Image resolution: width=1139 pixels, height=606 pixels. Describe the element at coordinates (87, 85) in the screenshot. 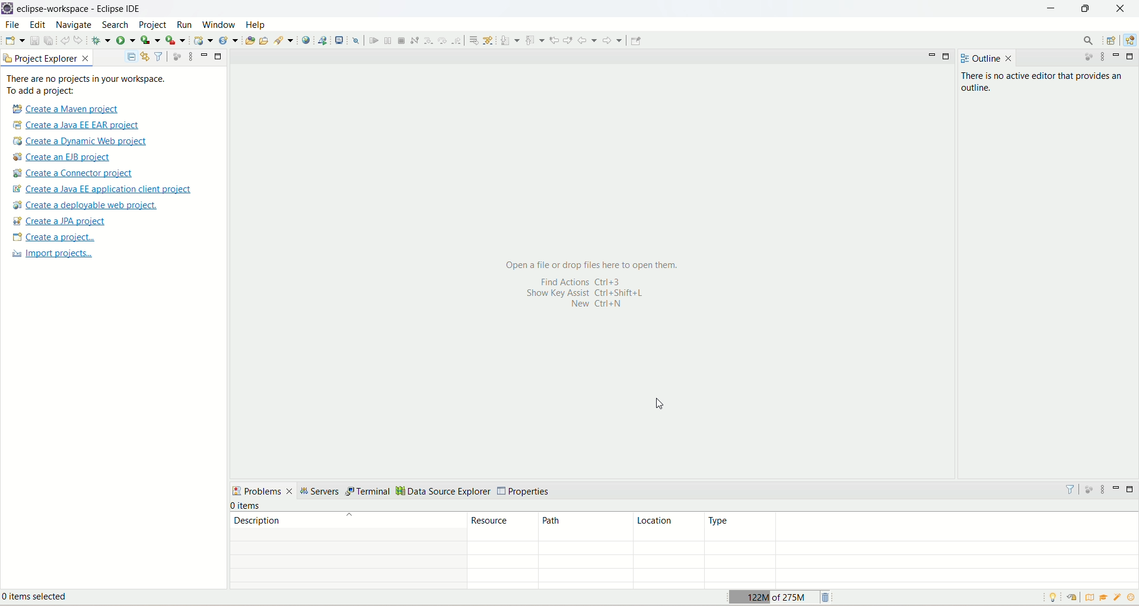

I see `There are no projects in your workspace. To add a project:` at that location.